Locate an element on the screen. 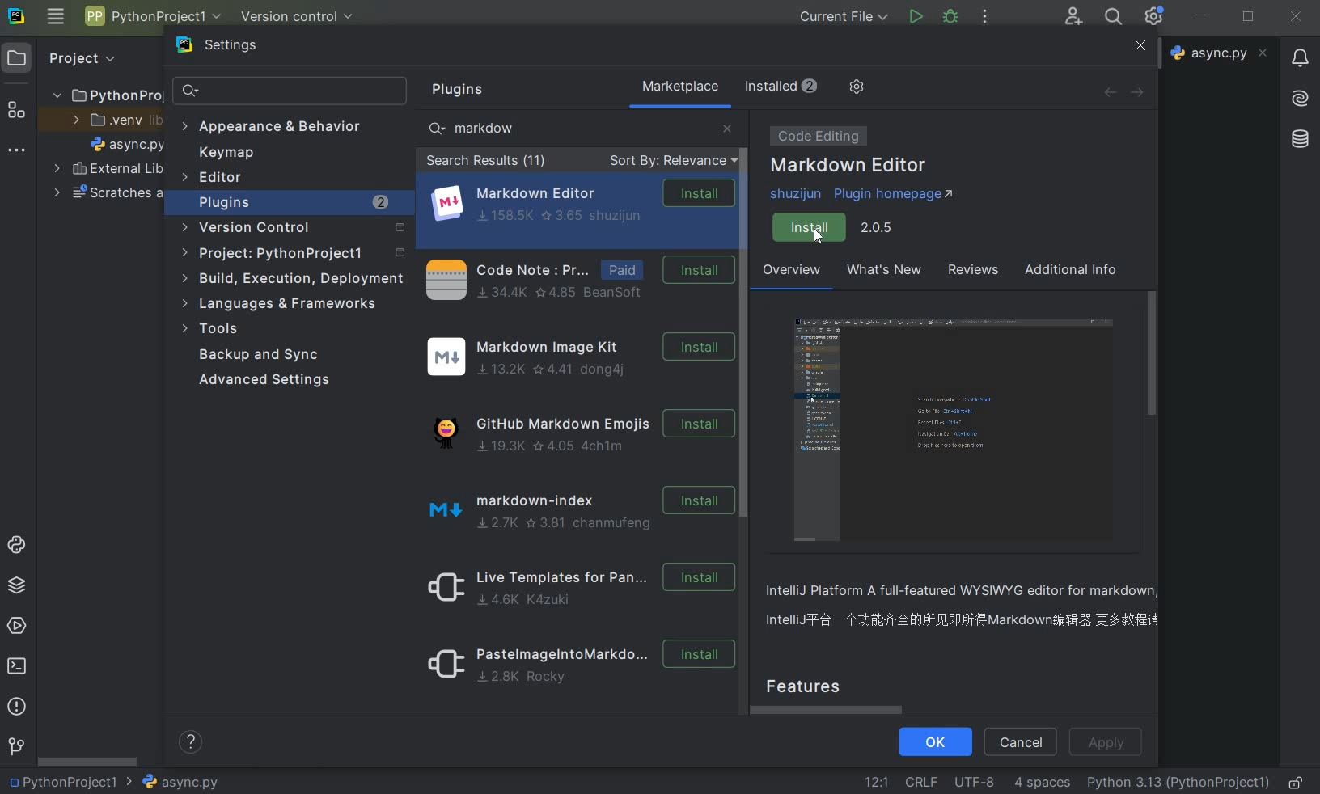 This screenshot has height=794, width=1320. database is located at coordinates (1299, 140).